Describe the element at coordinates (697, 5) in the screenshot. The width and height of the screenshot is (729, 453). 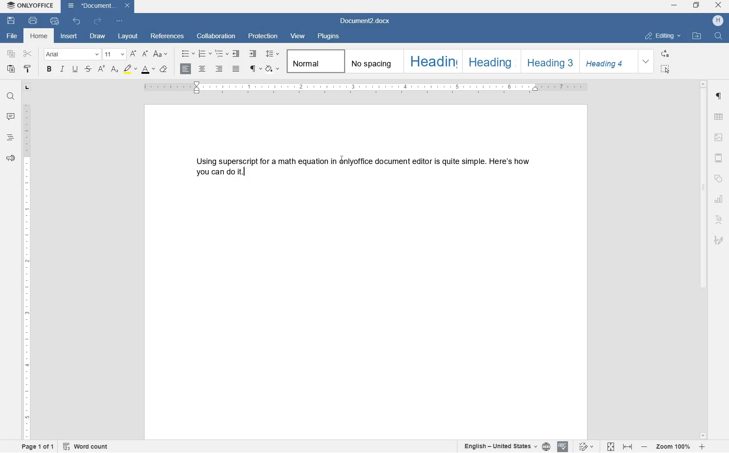
I see `restore` at that location.